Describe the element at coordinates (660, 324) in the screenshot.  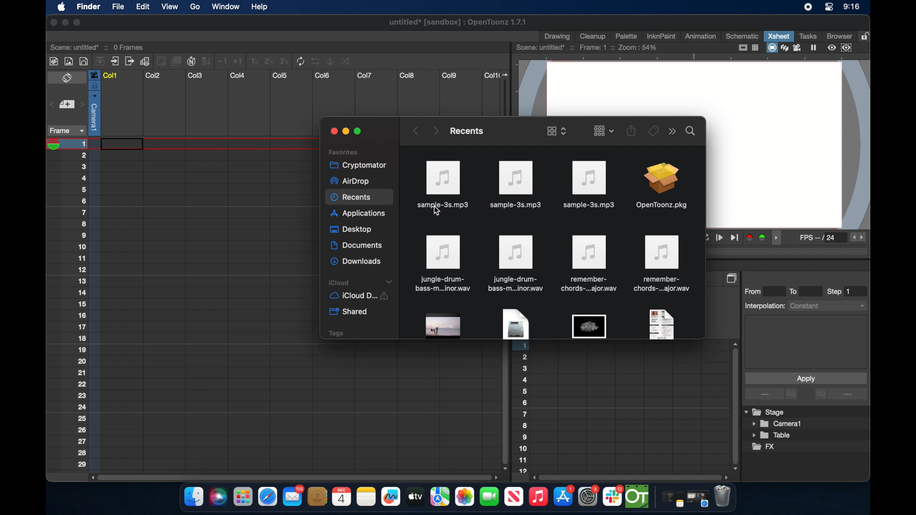
I see `obscure icon` at that location.